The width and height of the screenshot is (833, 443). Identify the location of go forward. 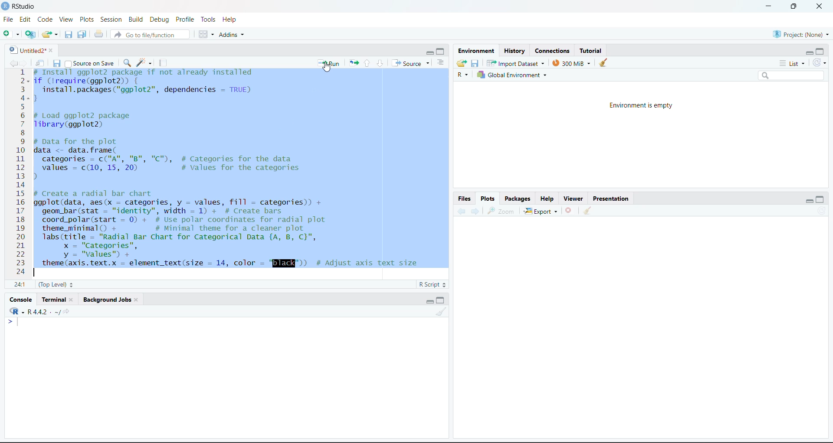
(476, 212).